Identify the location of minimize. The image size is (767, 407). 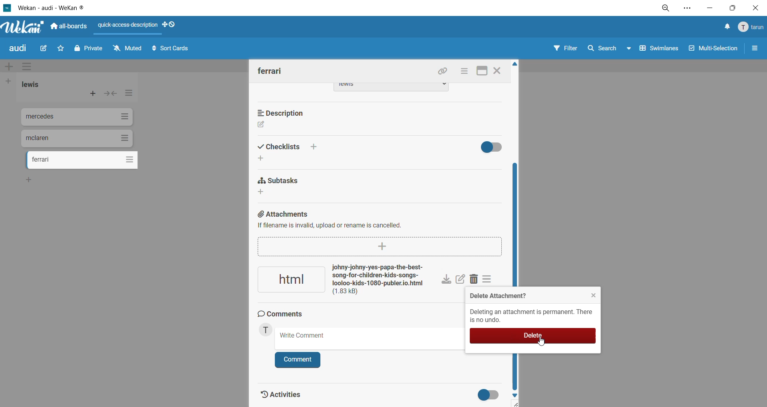
(709, 9).